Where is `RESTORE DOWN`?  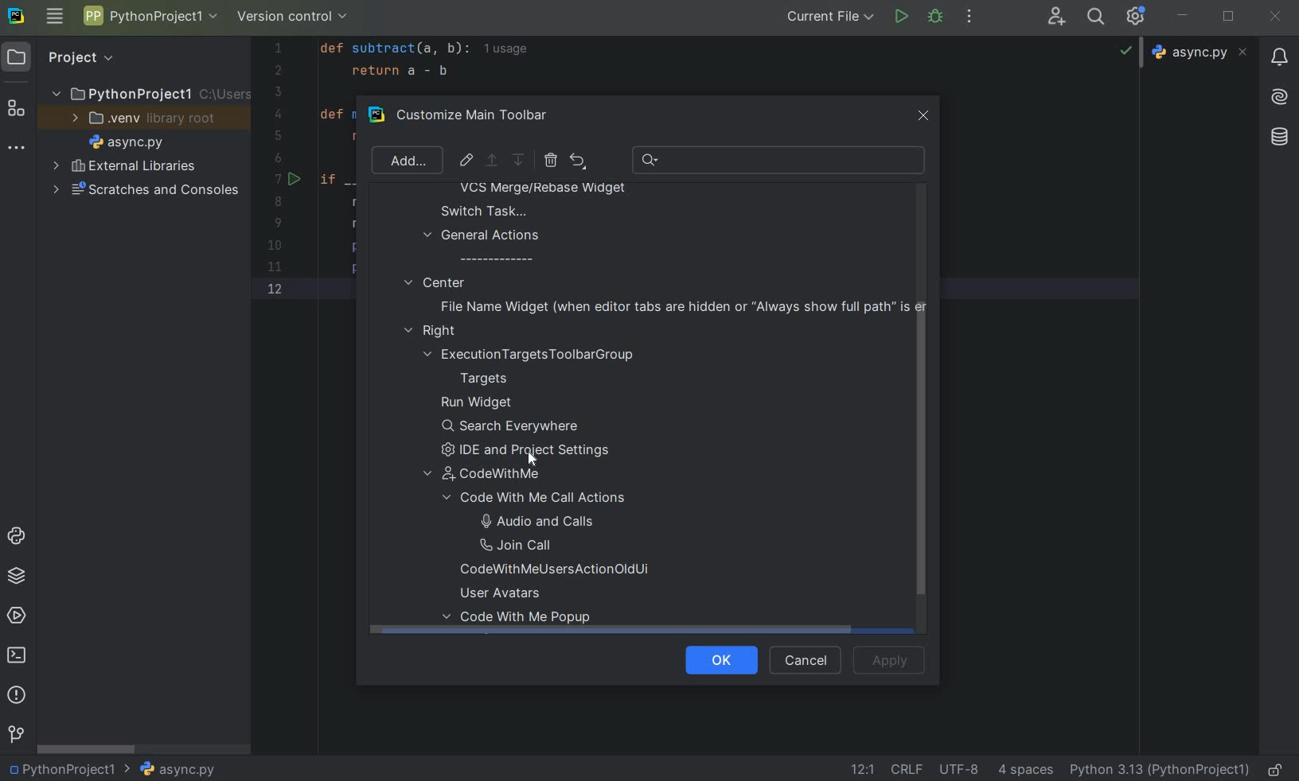 RESTORE DOWN is located at coordinates (1229, 14).